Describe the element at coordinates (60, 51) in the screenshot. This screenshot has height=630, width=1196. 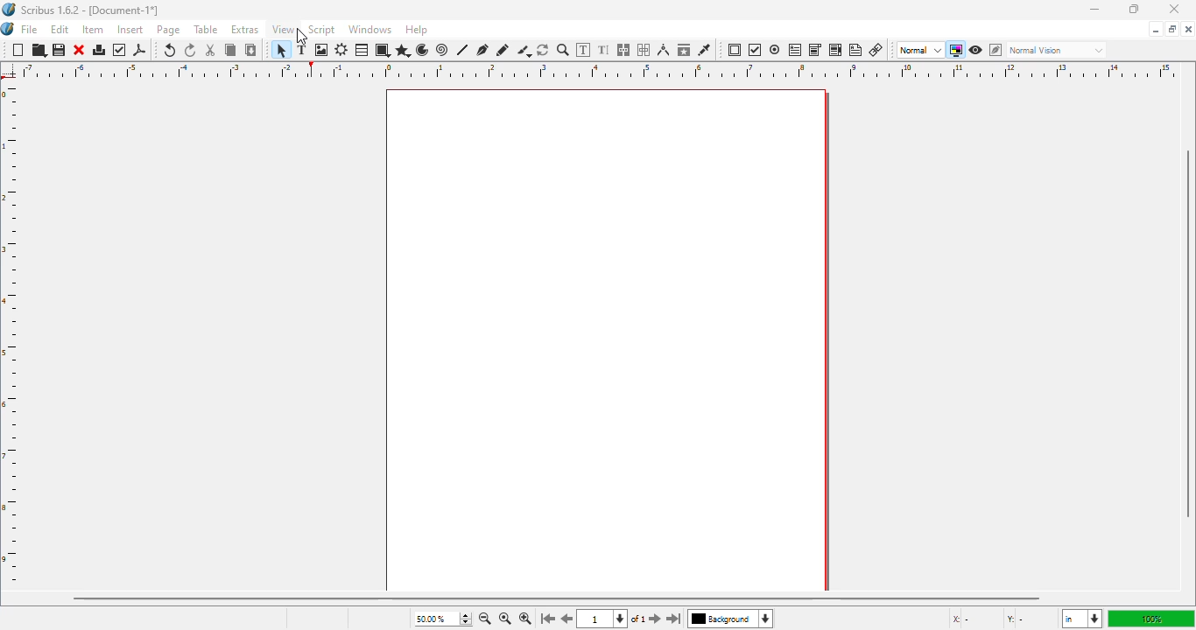
I see `save` at that location.